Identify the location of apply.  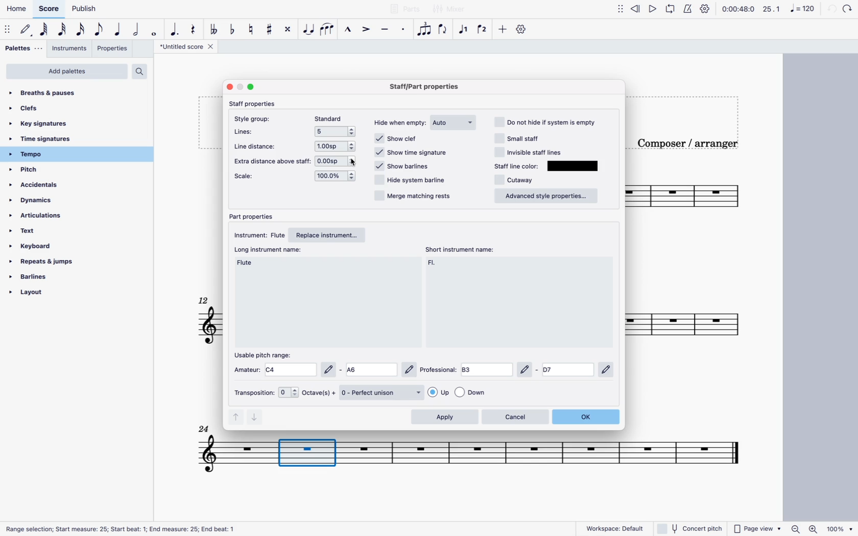
(444, 417).